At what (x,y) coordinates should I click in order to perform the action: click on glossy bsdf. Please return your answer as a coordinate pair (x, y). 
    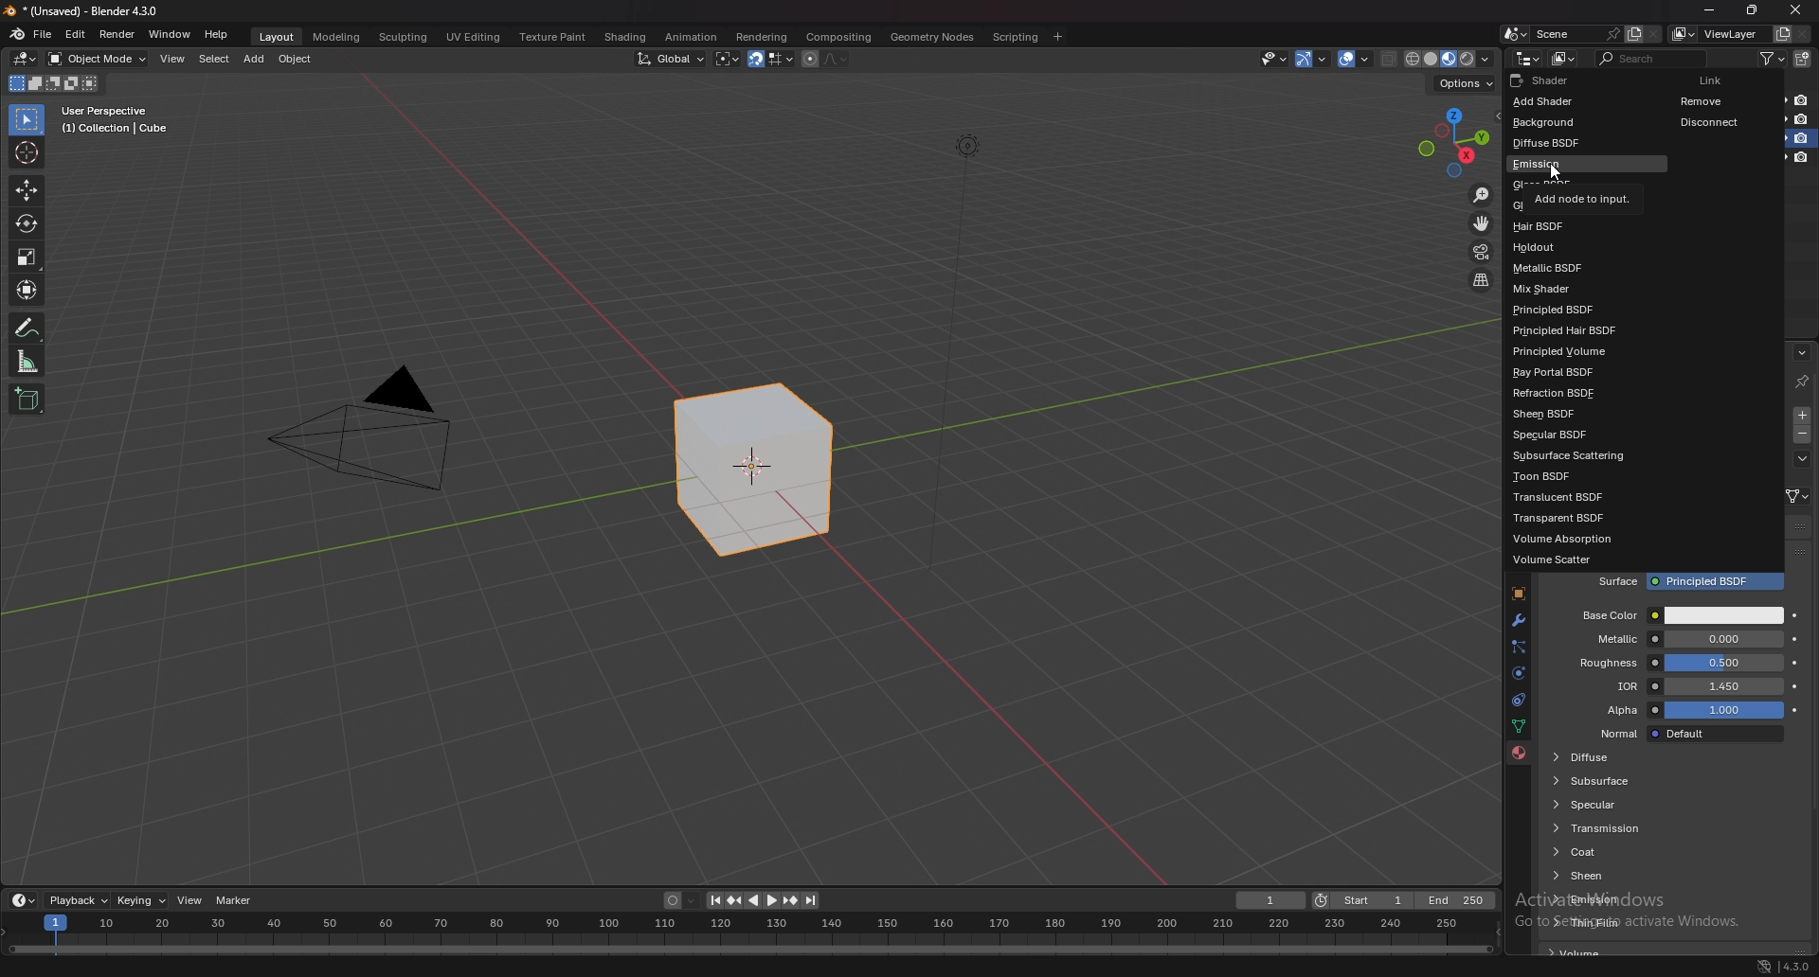
    Looking at the image, I should click on (1571, 204).